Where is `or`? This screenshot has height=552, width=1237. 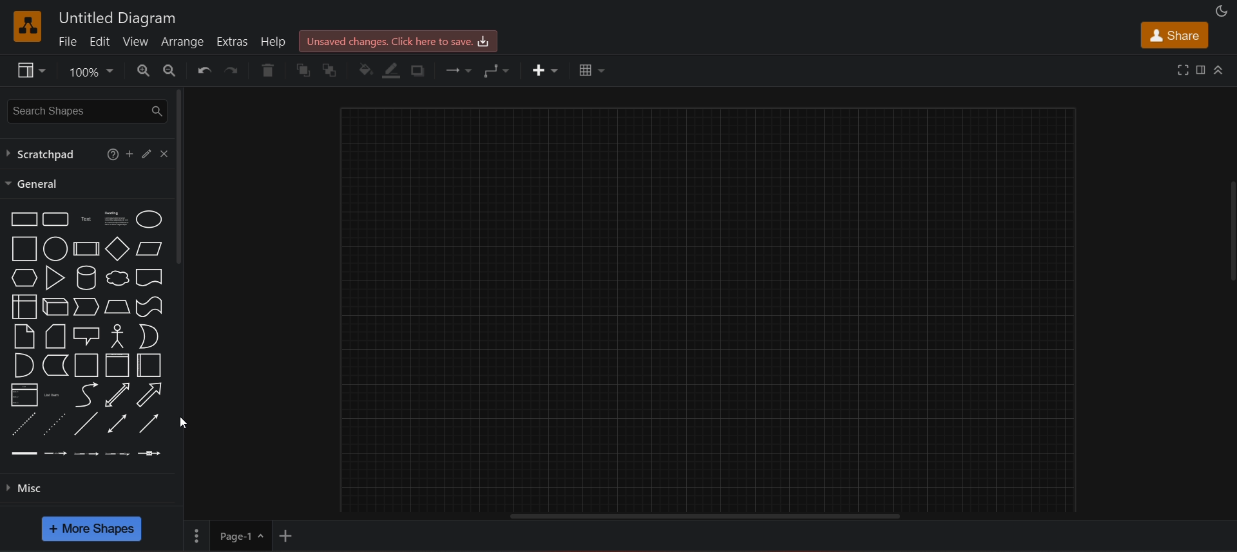 or is located at coordinates (150, 336).